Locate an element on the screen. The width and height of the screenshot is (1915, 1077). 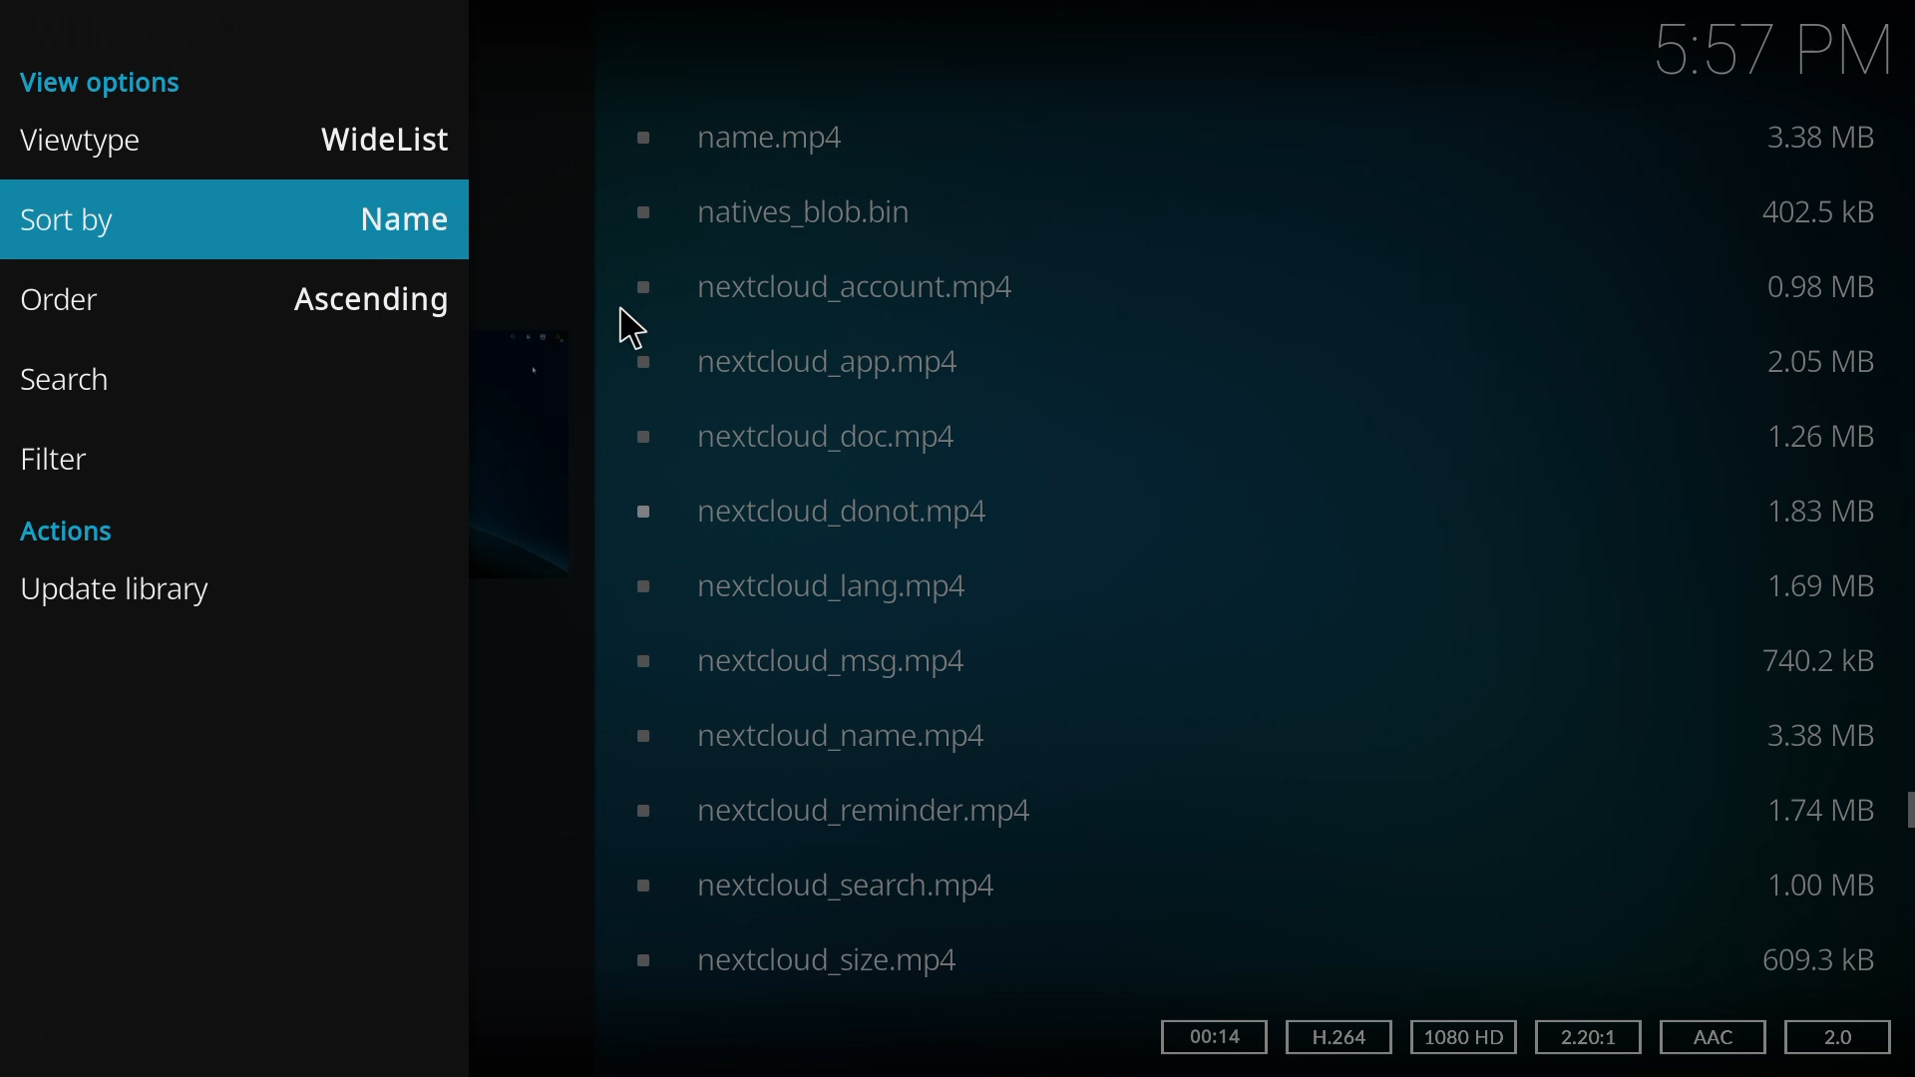
video is located at coordinates (806, 512).